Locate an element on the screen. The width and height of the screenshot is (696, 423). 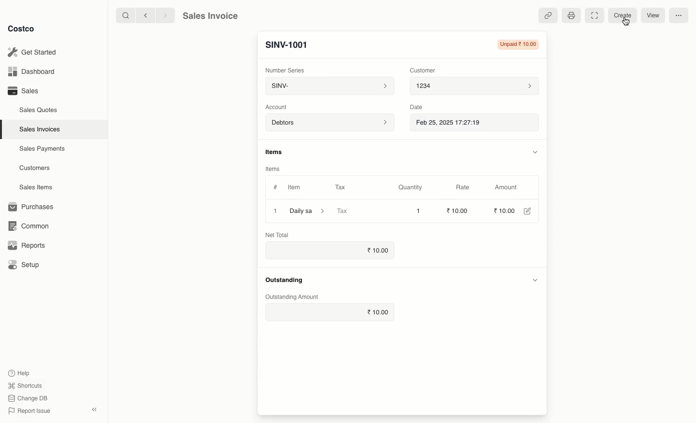
Customer is located at coordinates (423, 71).